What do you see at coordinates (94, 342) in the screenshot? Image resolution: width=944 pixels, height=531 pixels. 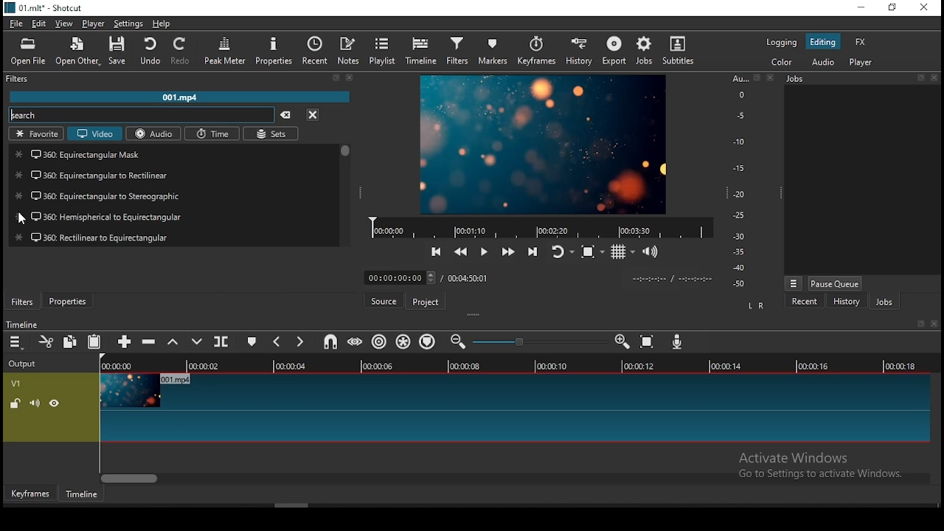 I see `paste` at bounding box center [94, 342].